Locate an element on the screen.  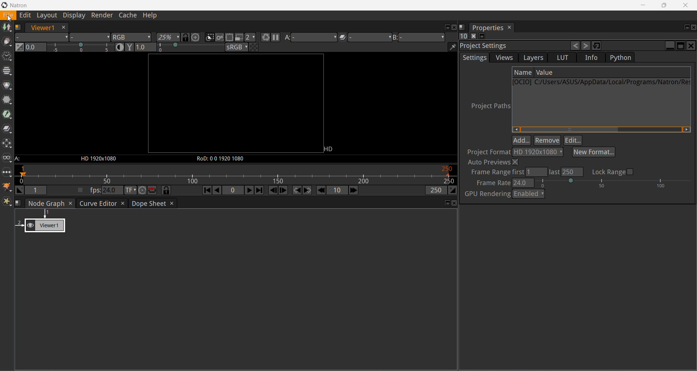
First frame is located at coordinates (207, 191).